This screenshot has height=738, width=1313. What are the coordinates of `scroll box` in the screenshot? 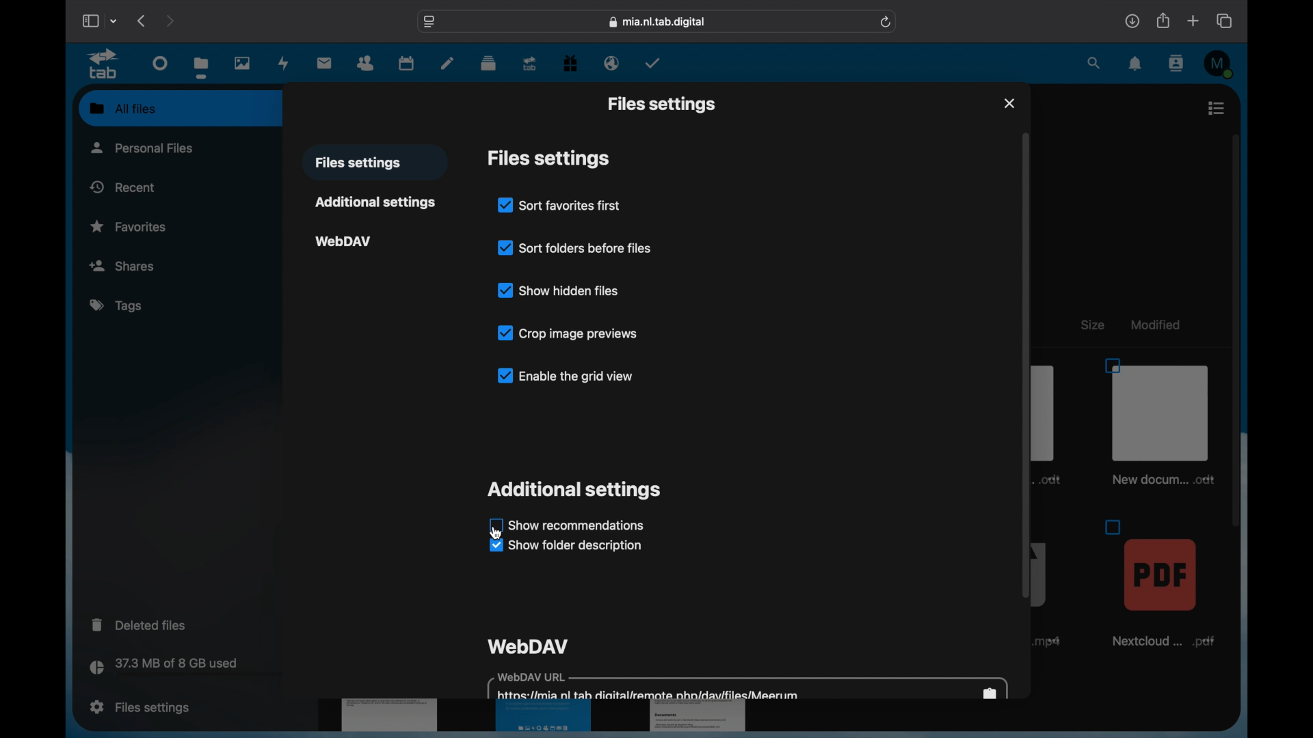 It's located at (1026, 366).